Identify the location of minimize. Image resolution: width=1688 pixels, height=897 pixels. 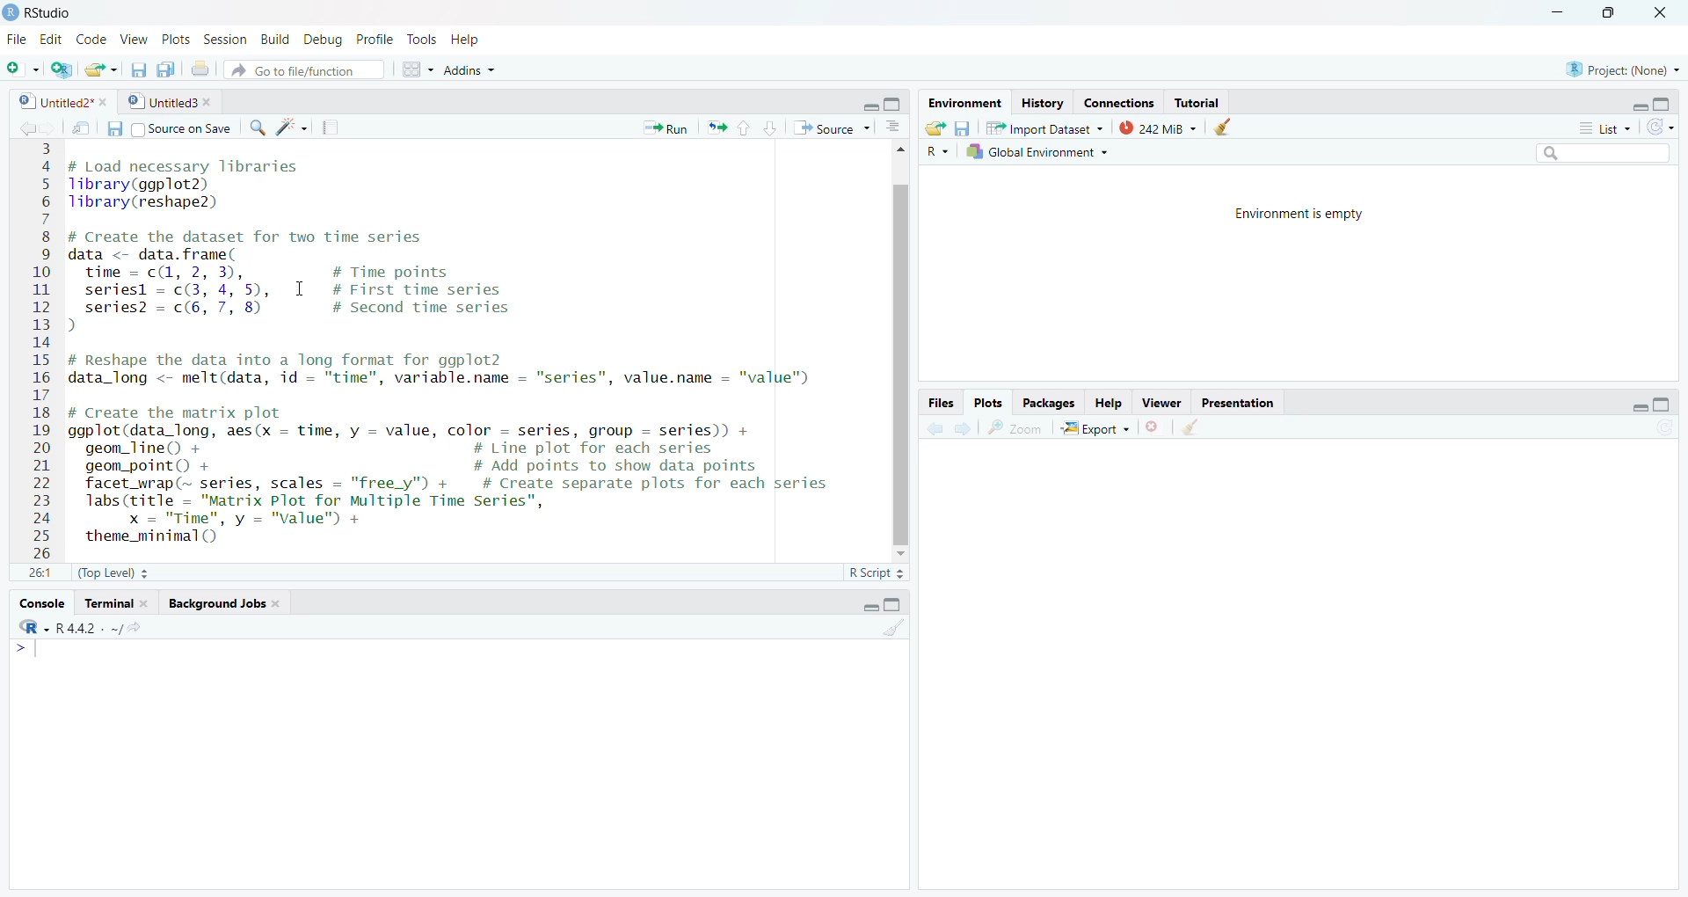
(868, 609).